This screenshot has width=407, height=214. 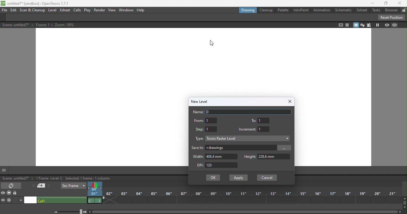 What do you see at coordinates (3, 4) in the screenshot?
I see `logo` at bounding box center [3, 4].